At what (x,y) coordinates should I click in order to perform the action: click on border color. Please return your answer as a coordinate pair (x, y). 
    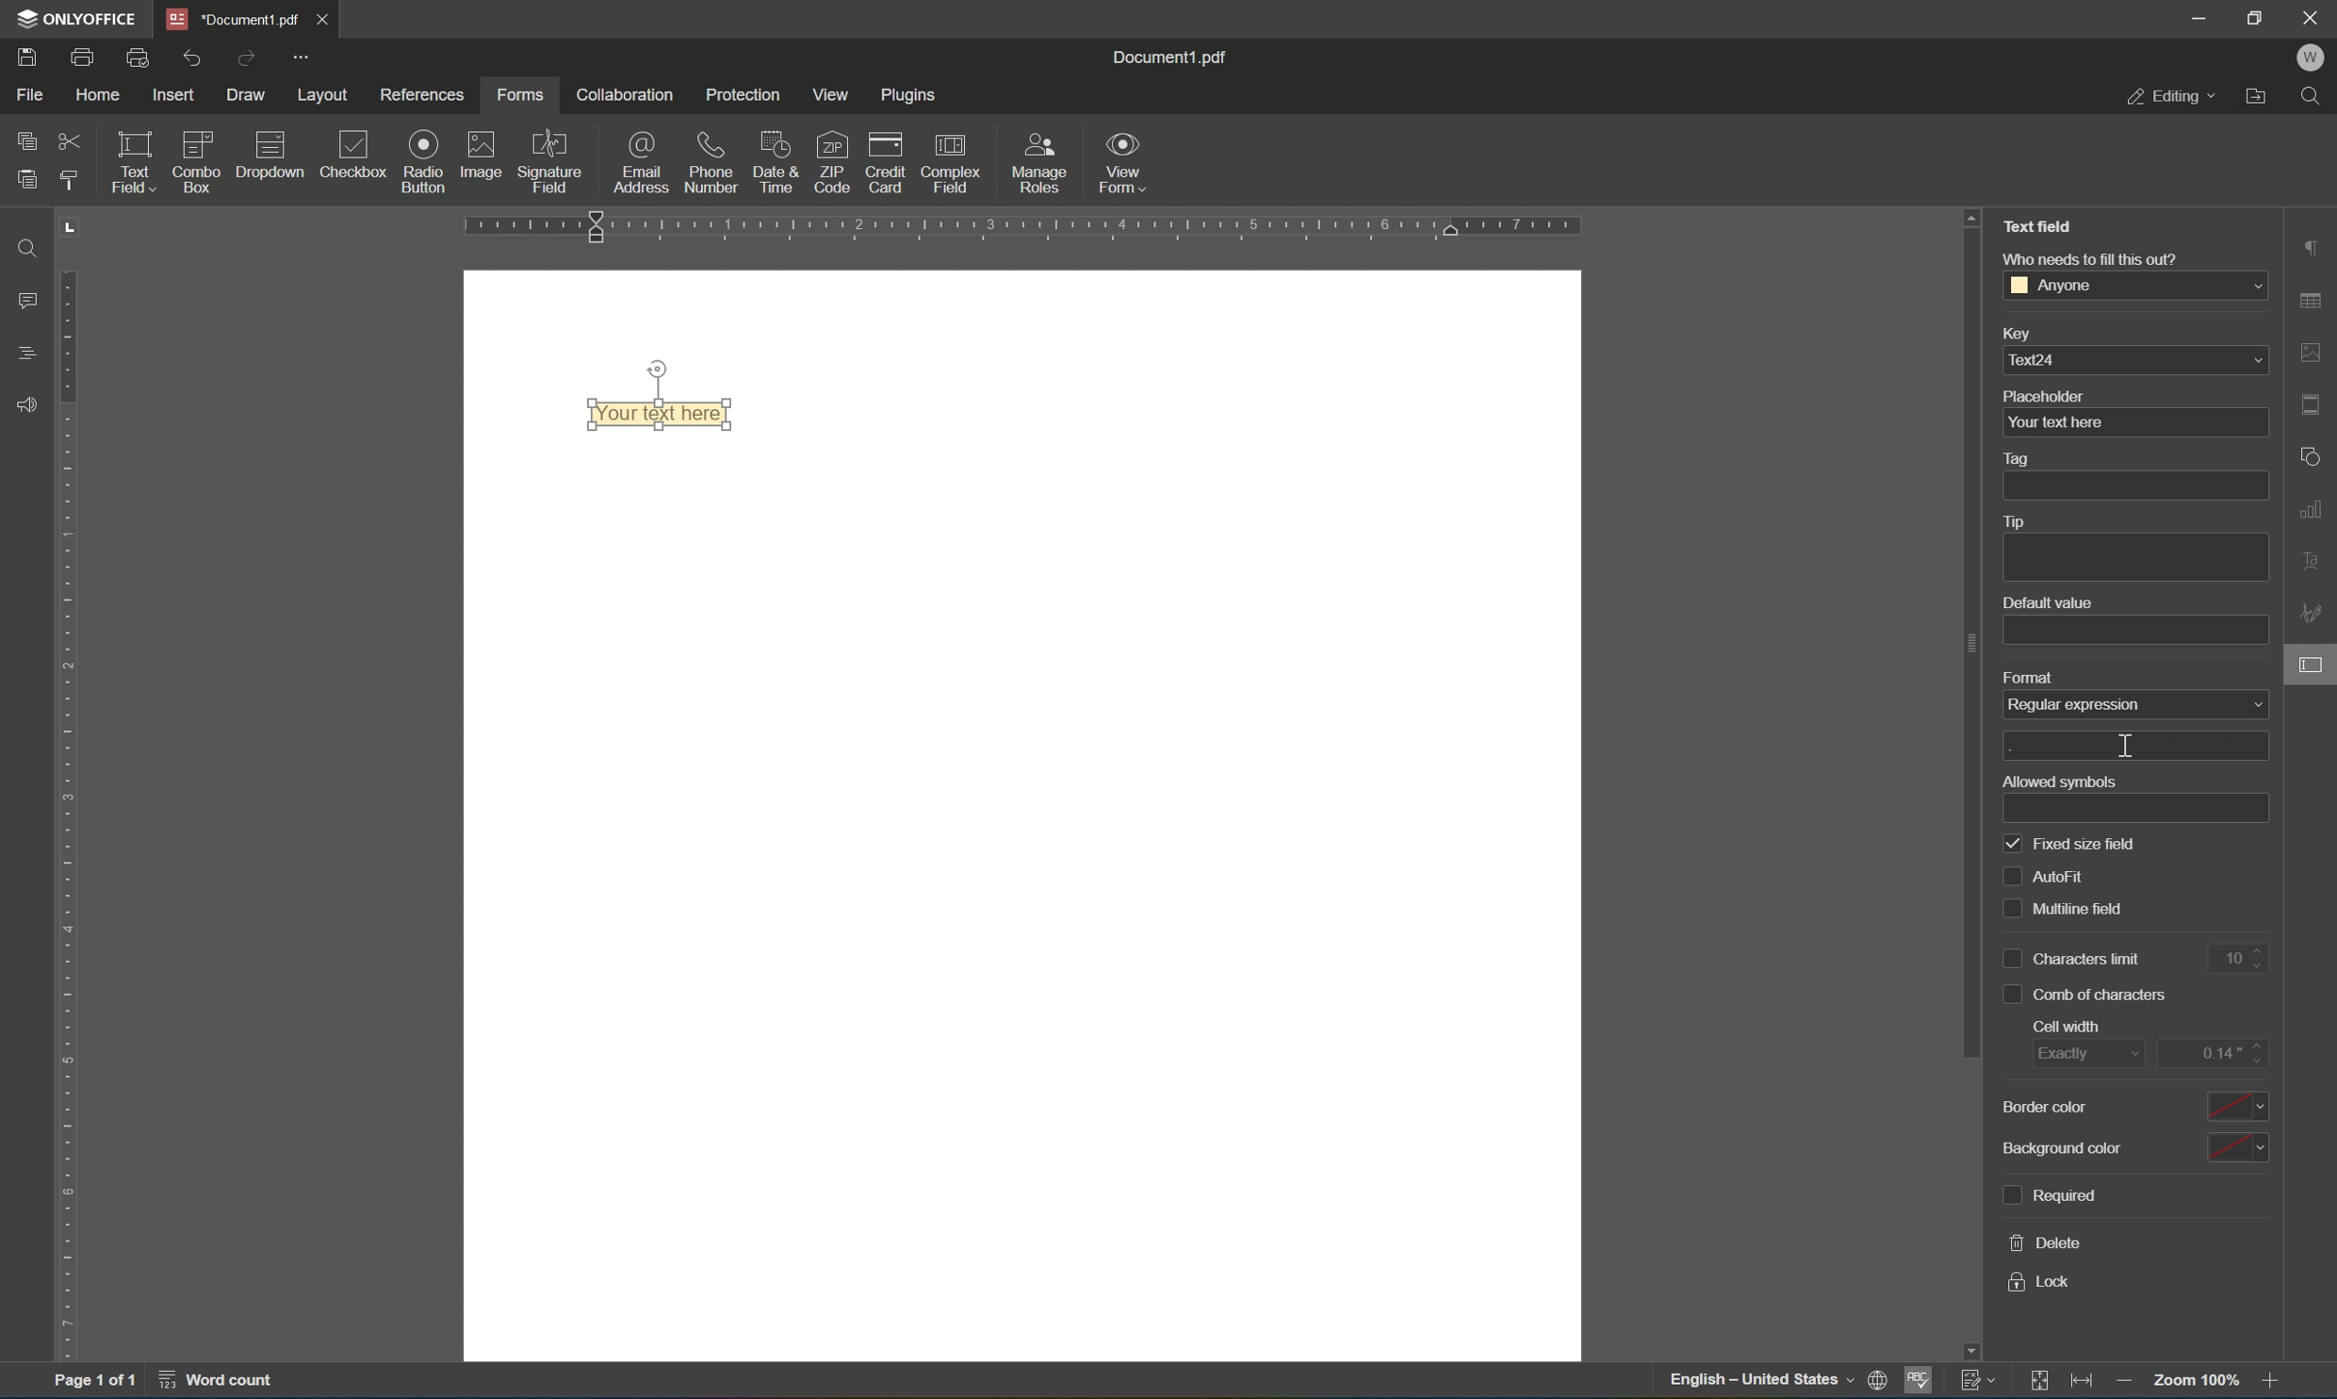
    Looking at the image, I should click on (2042, 1106).